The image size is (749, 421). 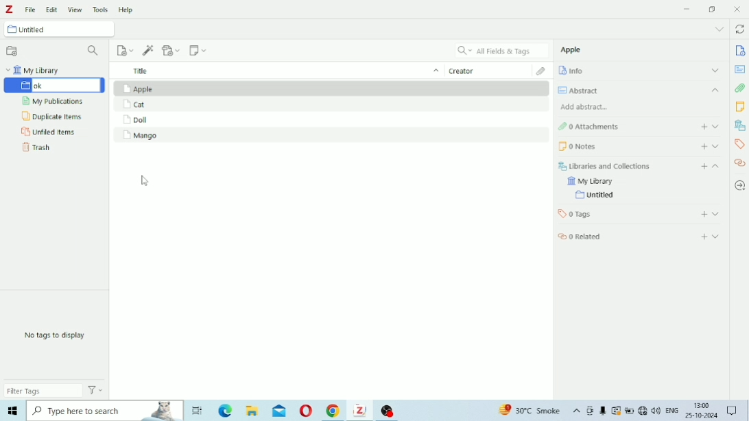 What do you see at coordinates (701, 410) in the screenshot?
I see `` at bounding box center [701, 410].